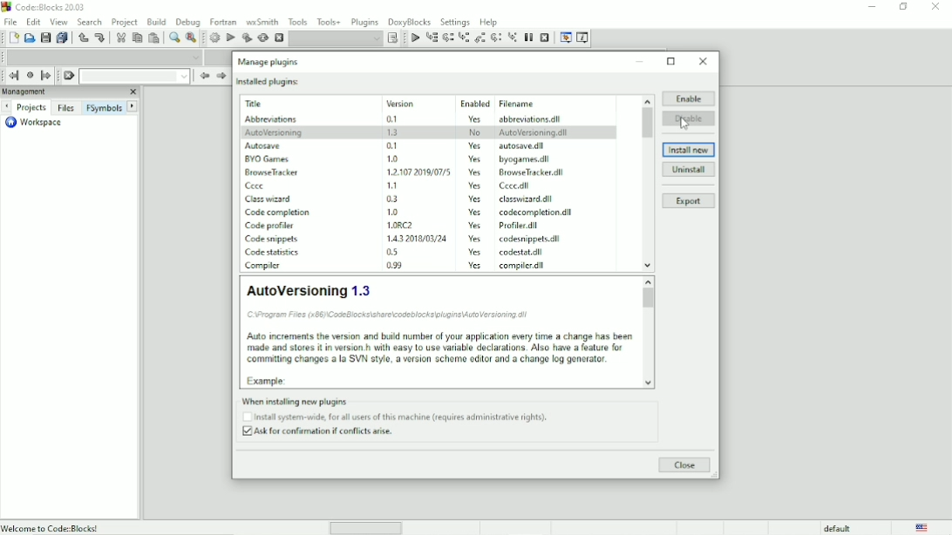  Describe the element at coordinates (474, 118) in the screenshot. I see `Yes` at that location.